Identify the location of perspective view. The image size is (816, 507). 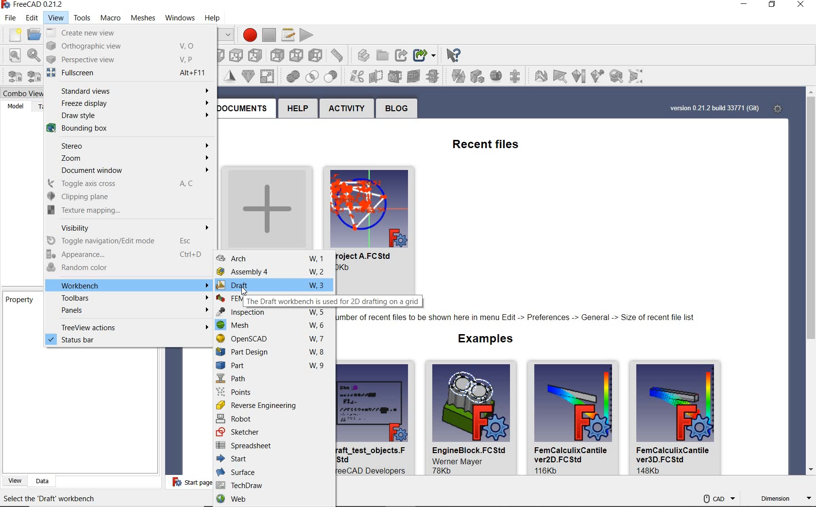
(124, 59).